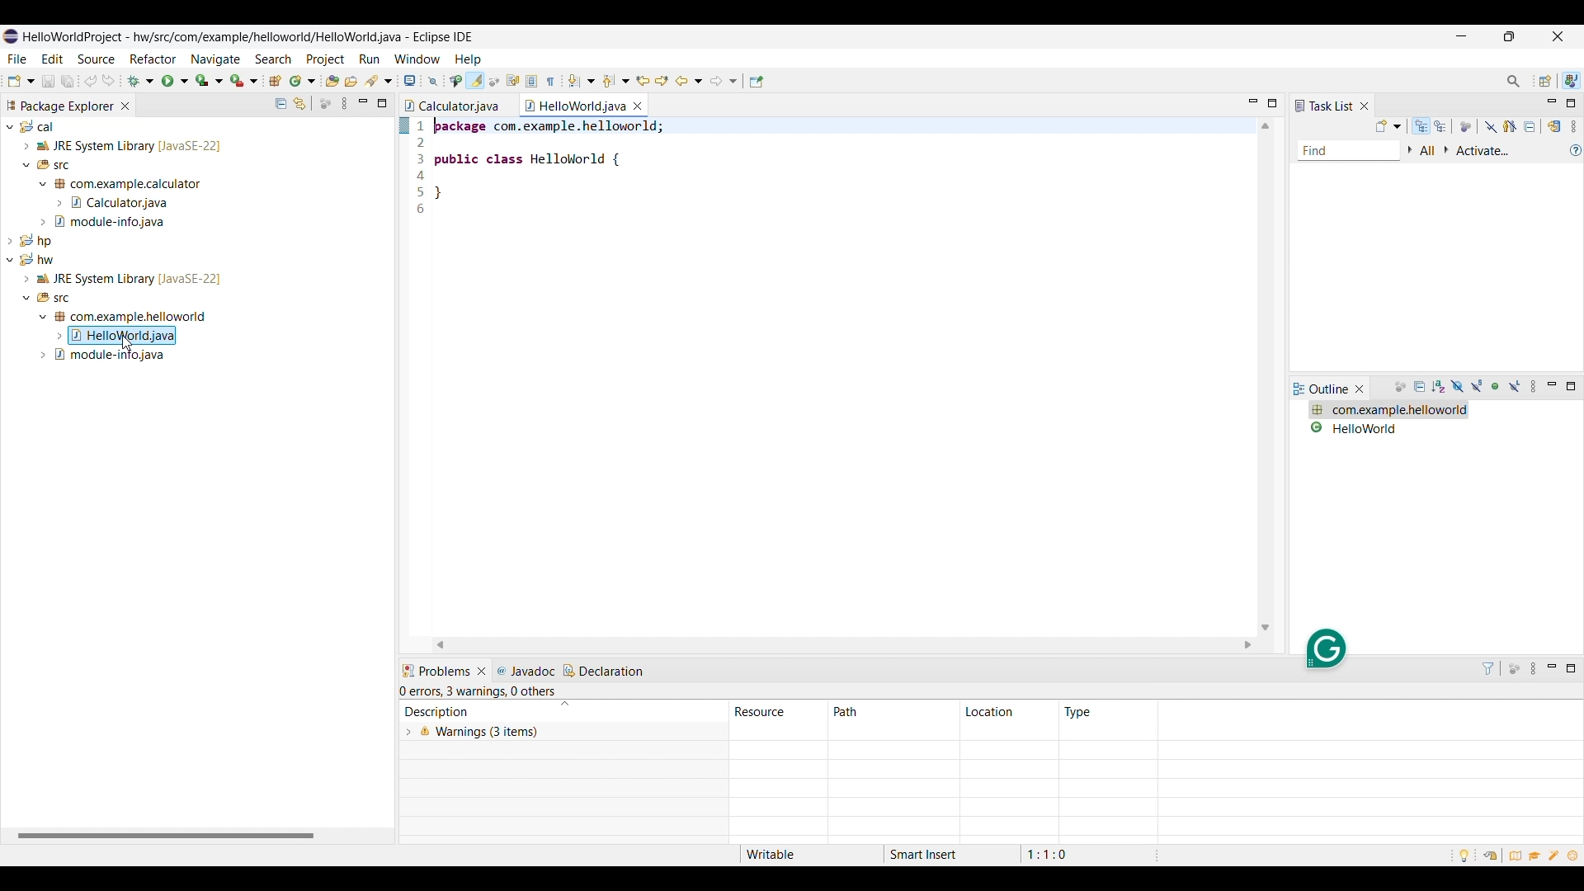  What do you see at coordinates (564, 705) in the screenshot?
I see `Sort` at bounding box center [564, 705].